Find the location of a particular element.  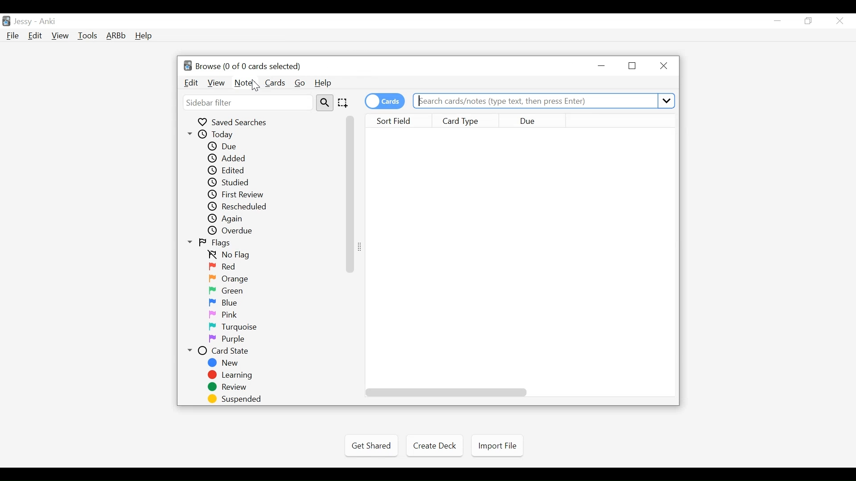

Anki Desktop icon is located at coordinates (6, 21).